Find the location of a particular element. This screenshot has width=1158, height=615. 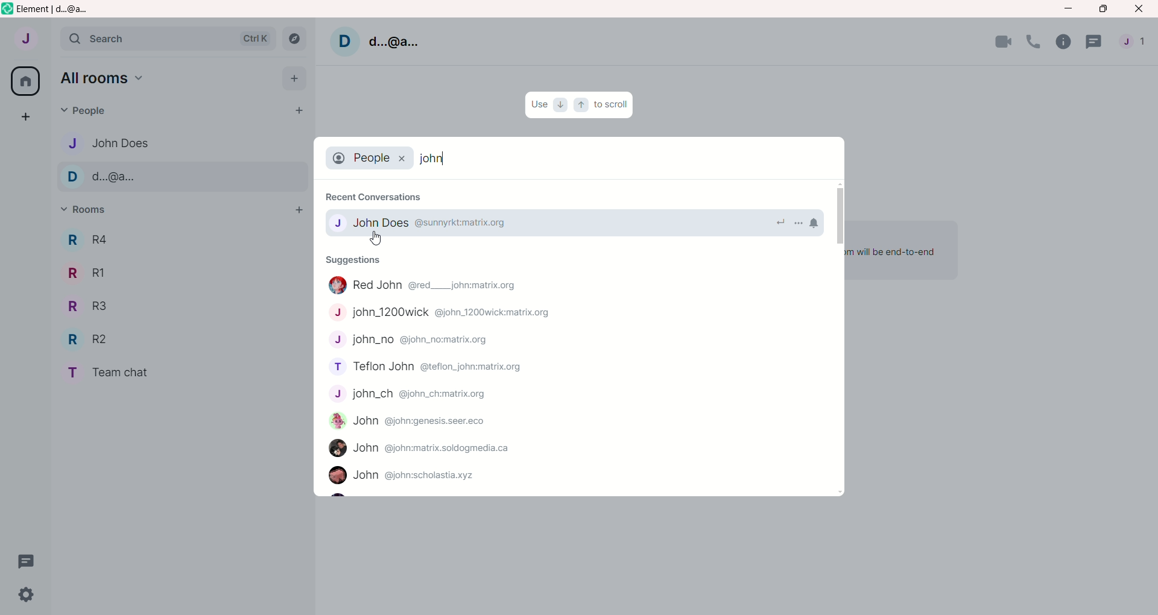

R4 is located at coordinates (84, 239).